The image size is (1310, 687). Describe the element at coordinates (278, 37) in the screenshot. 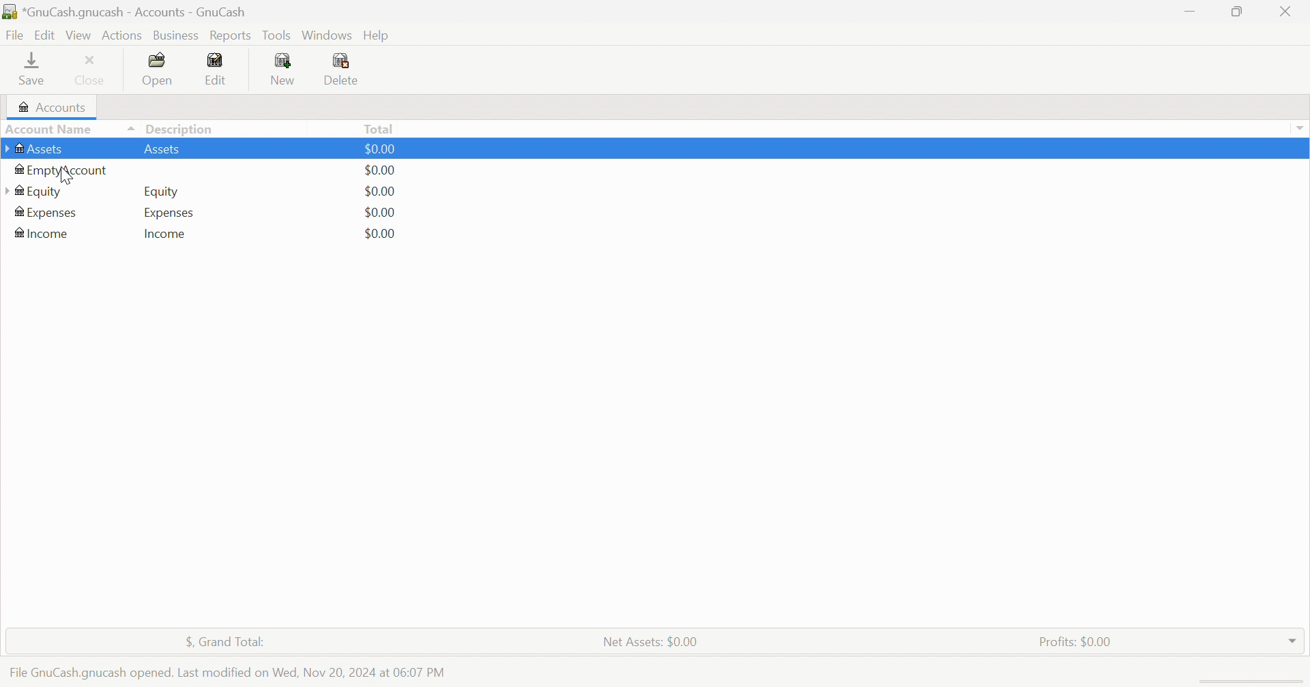

I see `Tools` at that location.